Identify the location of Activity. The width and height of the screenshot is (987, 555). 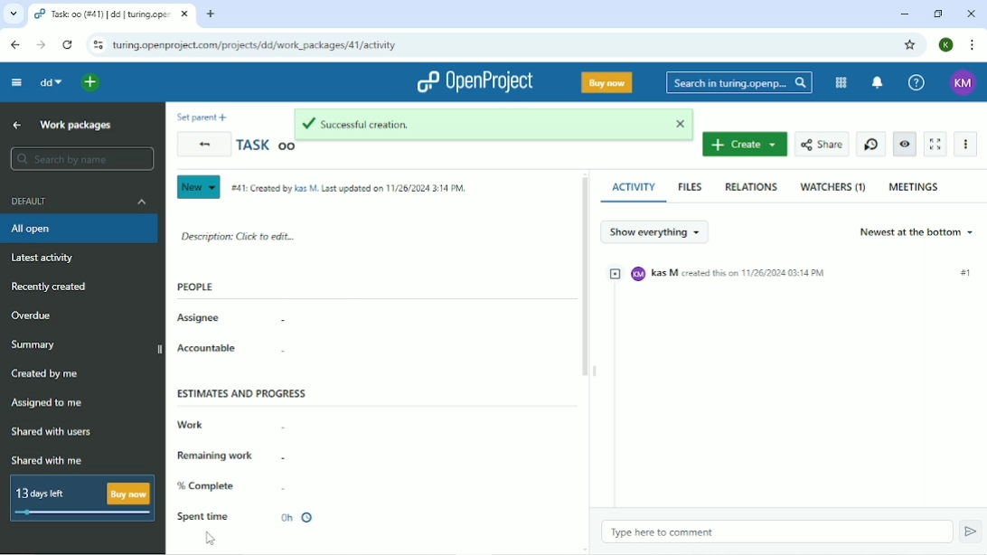
(633, 188).